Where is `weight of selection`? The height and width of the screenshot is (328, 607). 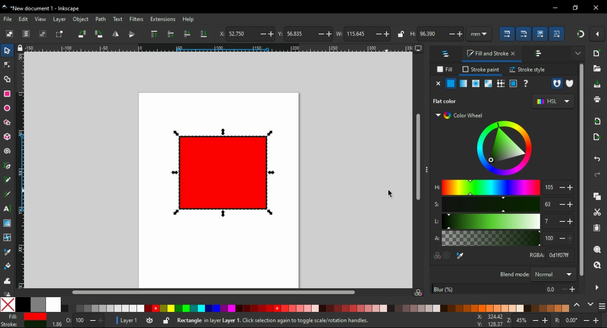
weight of selection is located at coordinates (339, 34).